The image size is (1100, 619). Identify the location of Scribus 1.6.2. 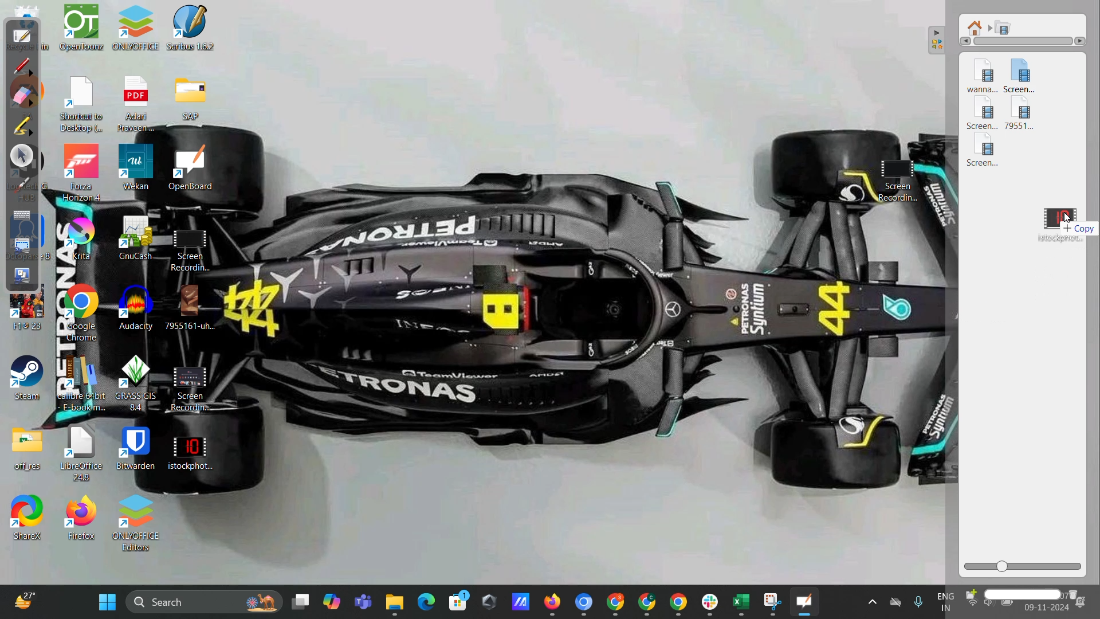
(196, 32).